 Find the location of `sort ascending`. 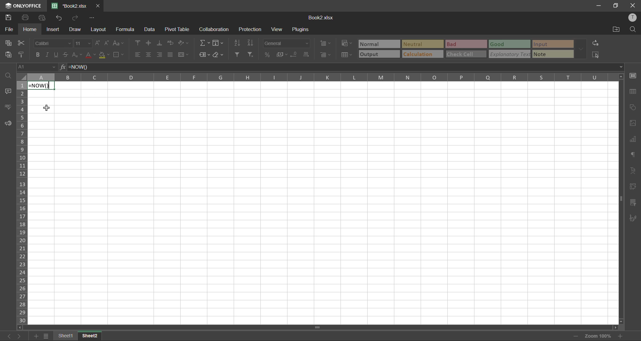

sort ascending is located at coordinates (238, 42).